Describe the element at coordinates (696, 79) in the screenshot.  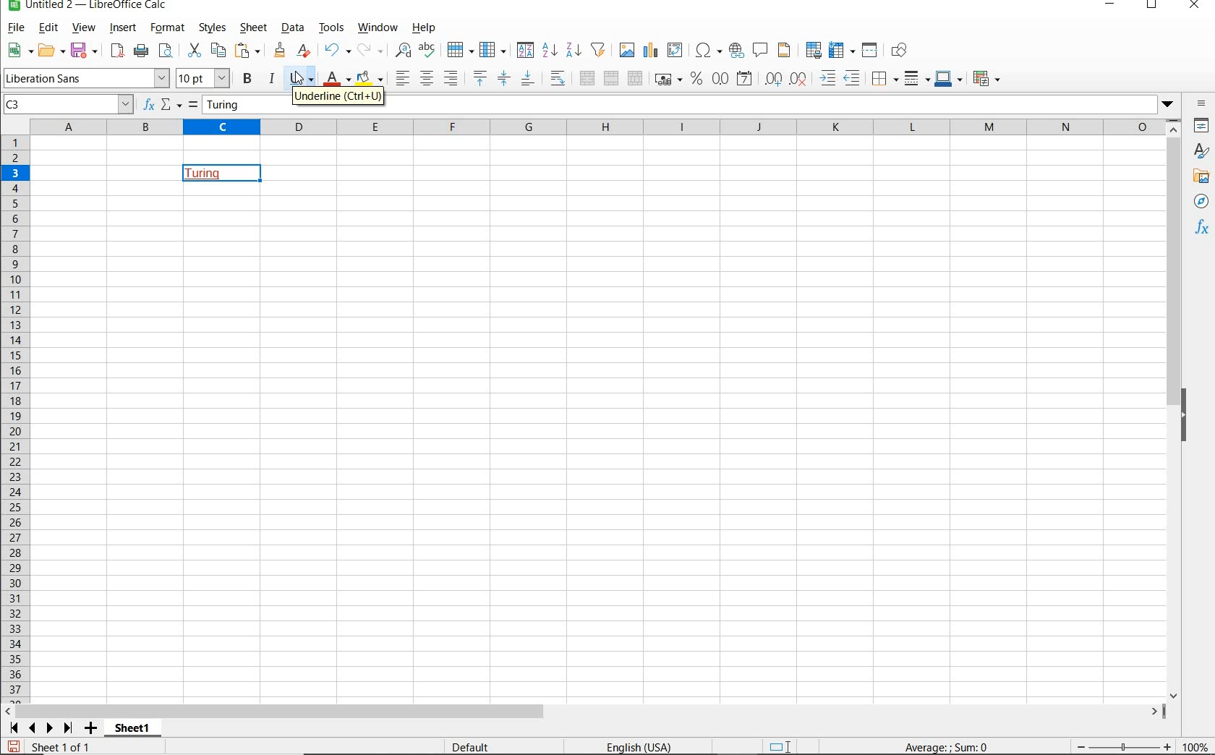
I see `FORMAT AS PERCENT` at that location.